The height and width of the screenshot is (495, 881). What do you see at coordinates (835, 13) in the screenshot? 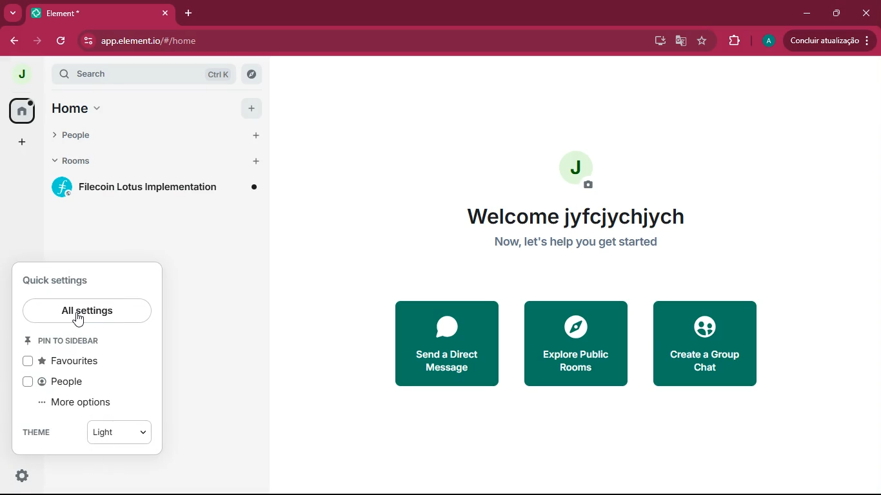
I see `restore down` at bounding box center [835, 13].